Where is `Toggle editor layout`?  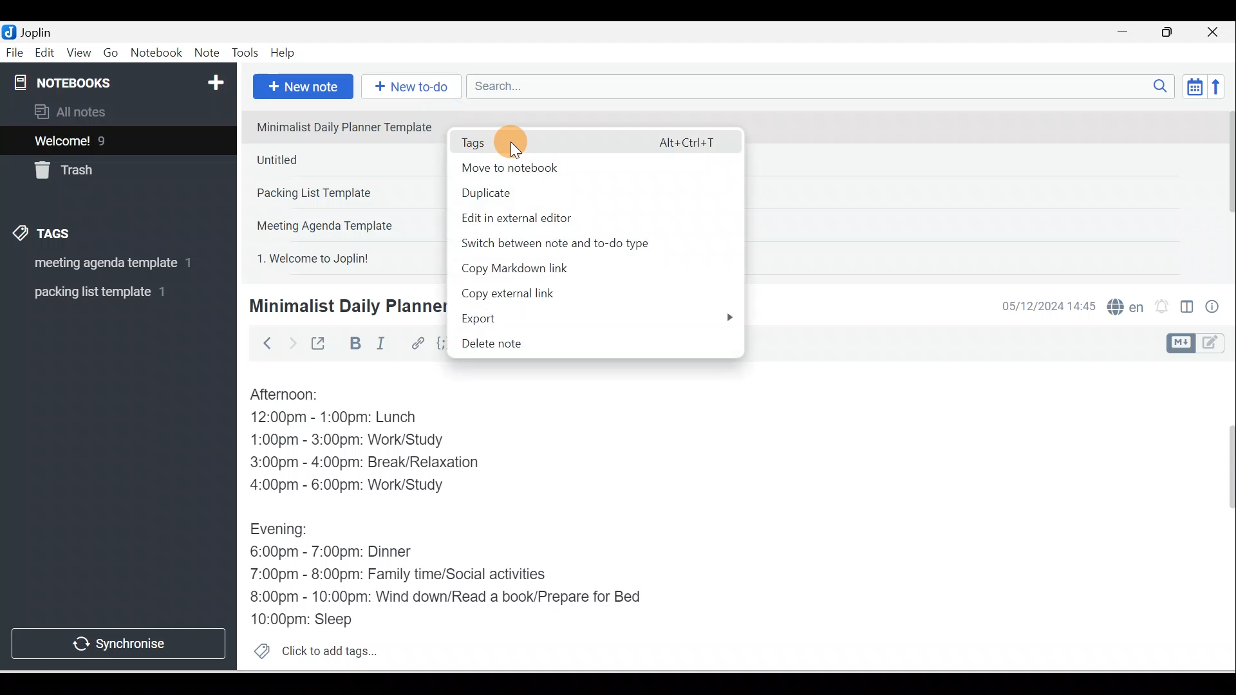 Toggle editor layout is located at coordinates (1200, 344).